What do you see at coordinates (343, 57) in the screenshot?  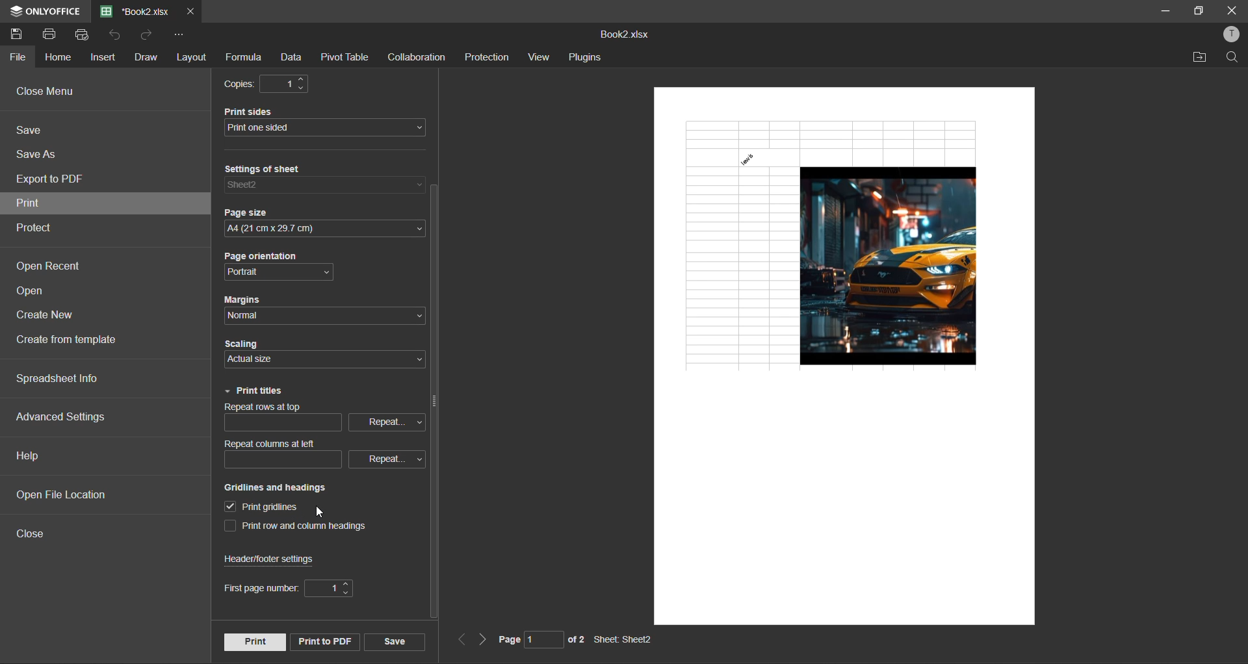 I see `pivot table` at bounding box center [343, 57].